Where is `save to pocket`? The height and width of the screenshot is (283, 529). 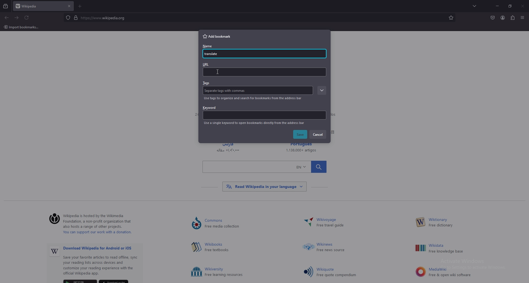 save to pocket is located at coordinates (492, 17).